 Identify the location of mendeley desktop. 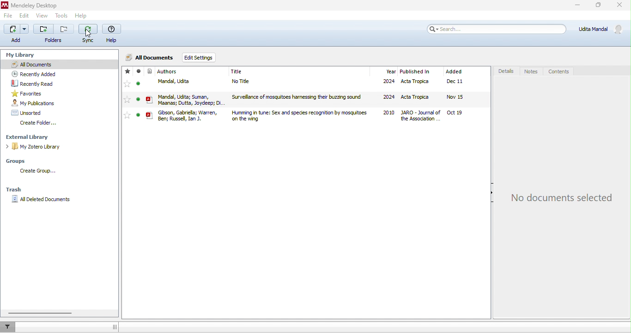
(34, 5).